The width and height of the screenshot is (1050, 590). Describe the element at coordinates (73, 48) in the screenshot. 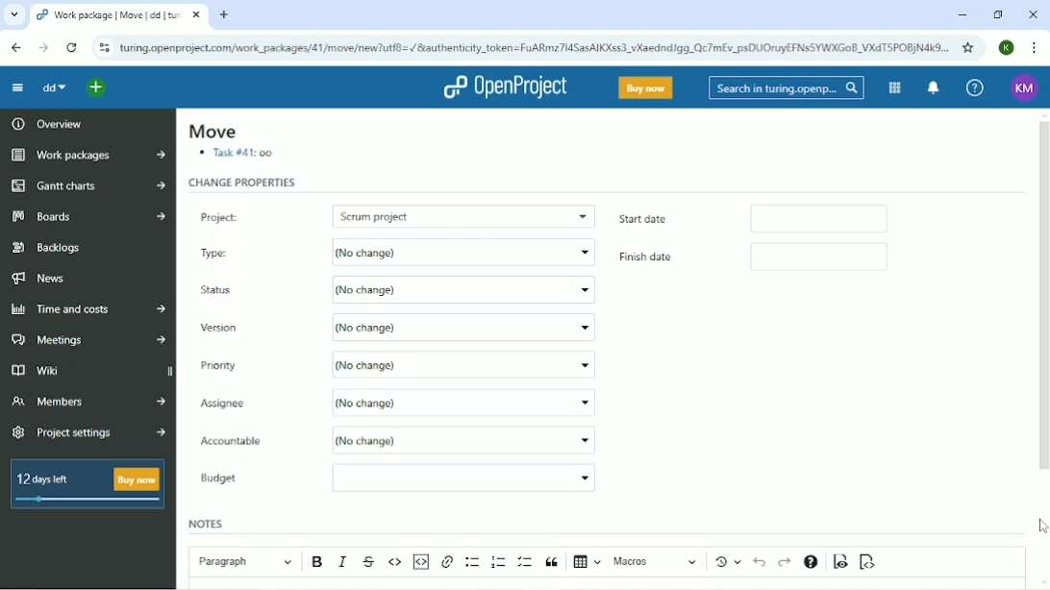

I see `reload this page` at that location.